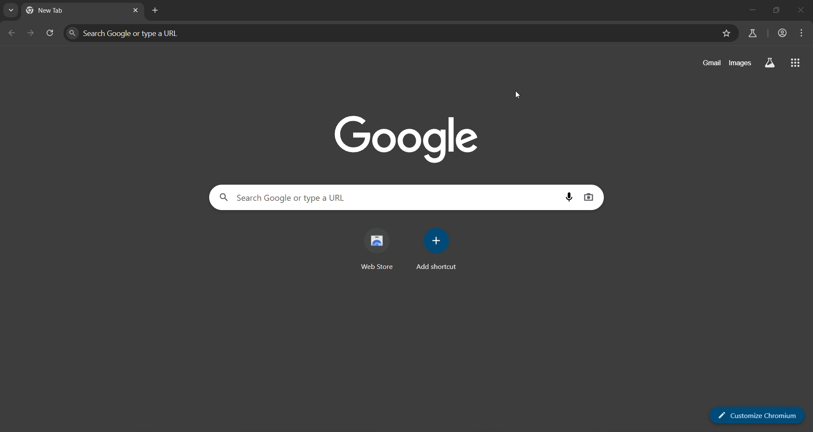  What do you see at coordinates (66, 12) in the screenshot?
I see `current tab` at bounding box center [66, 12].